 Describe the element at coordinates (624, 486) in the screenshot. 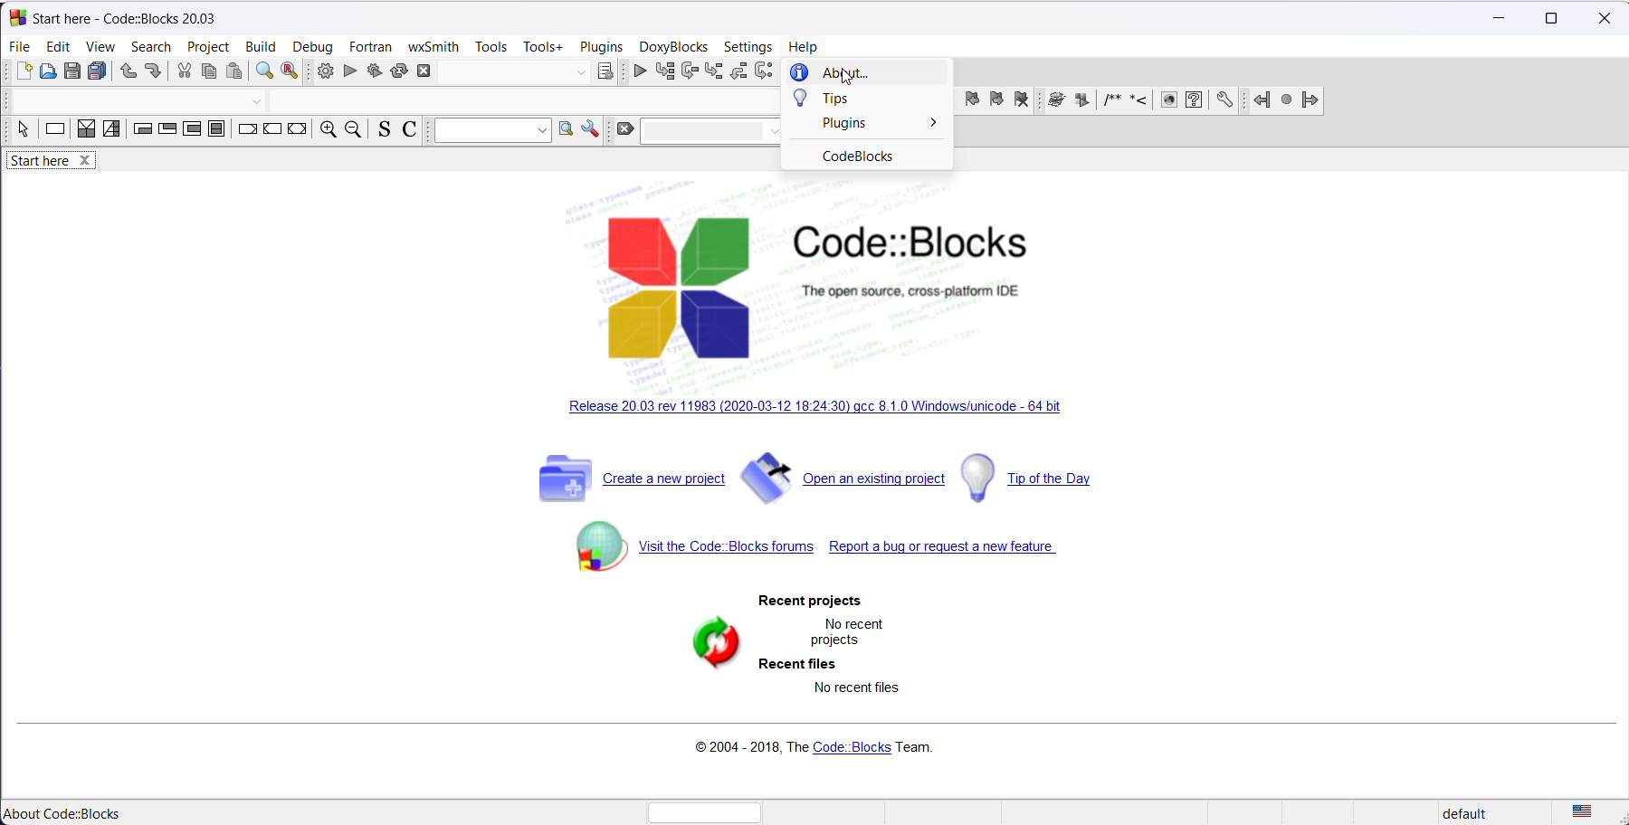

I see `create new project` at that location.